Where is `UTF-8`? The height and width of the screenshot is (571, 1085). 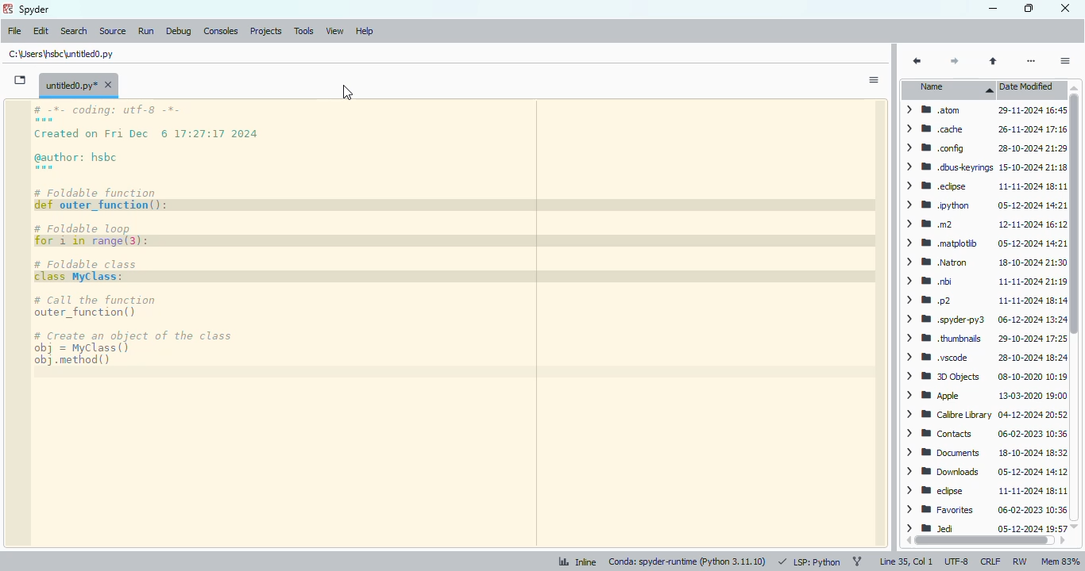 UTF-8 is located at coordinates (957, 563).